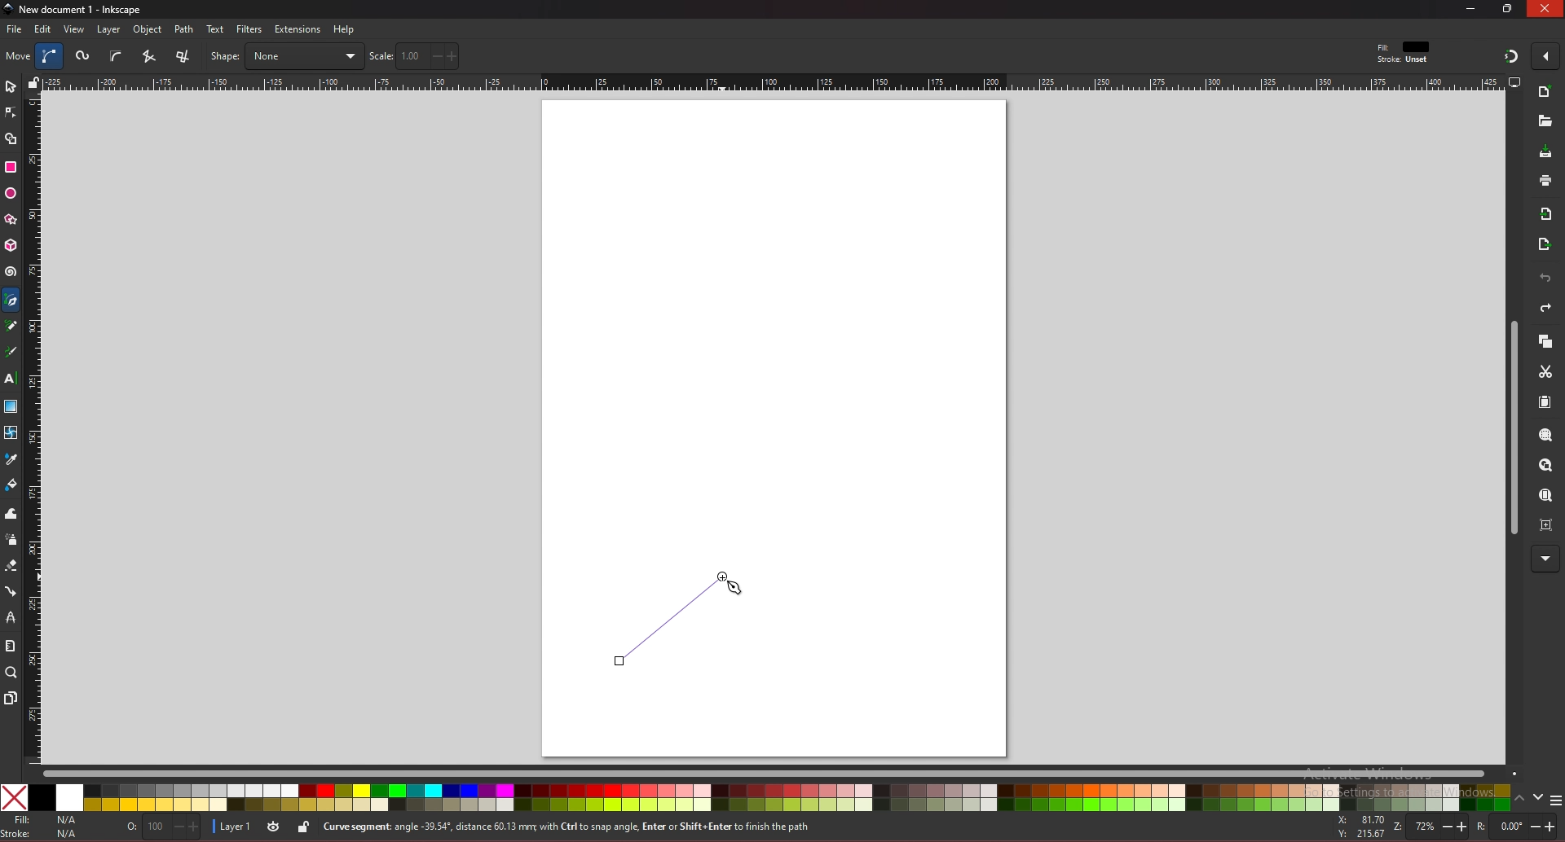  Describe the element at coordinates (33, 82) in the screenshot. I see `lock guides` at that location.